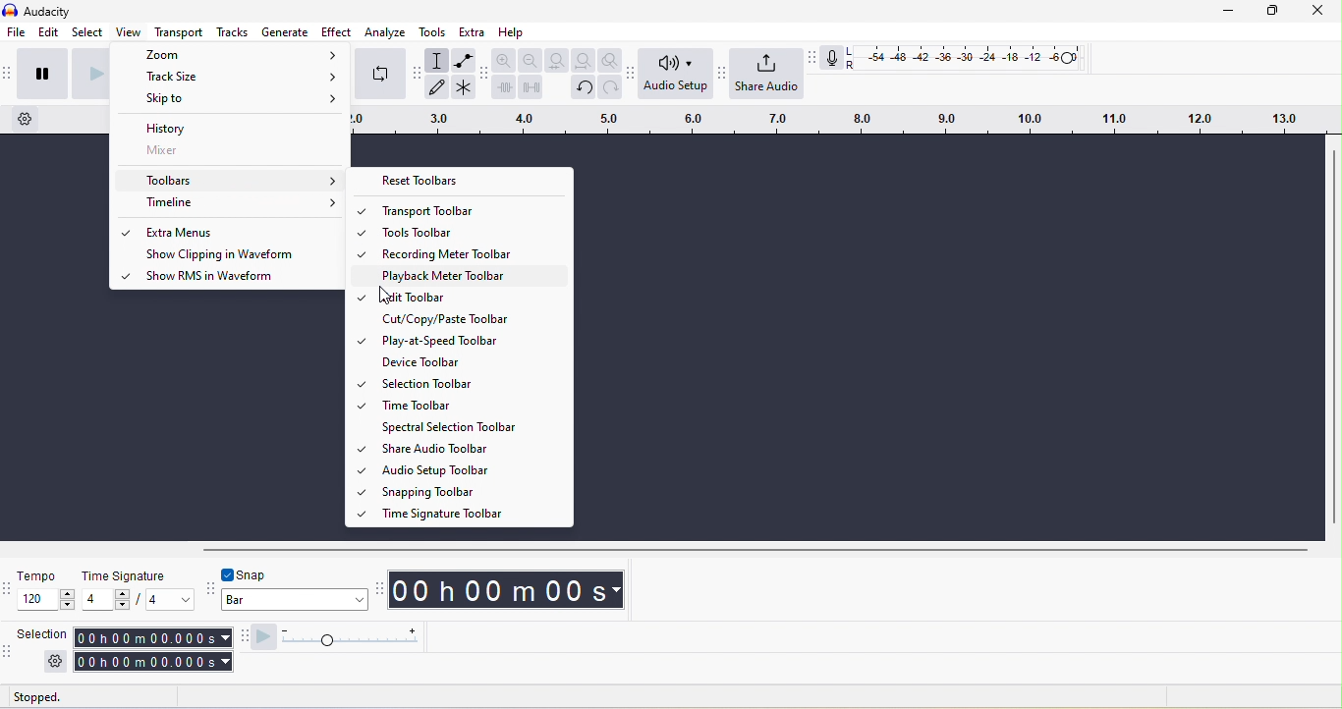 This screenshot has width=1342, height=709. Describe the element at coordinates (436, 60) in the screenshot. I see `selection tool` at that location.